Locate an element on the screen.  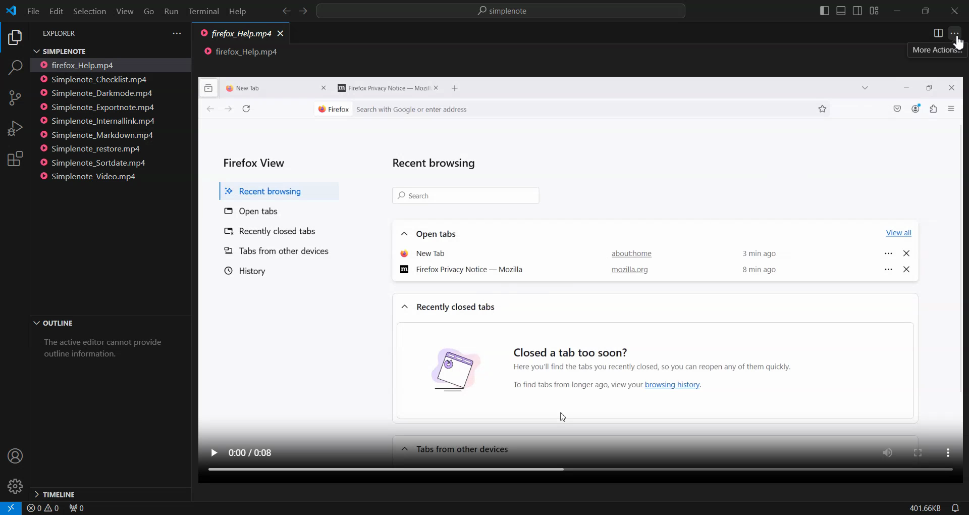
Recent browsing is located at coordinates (437, 162).